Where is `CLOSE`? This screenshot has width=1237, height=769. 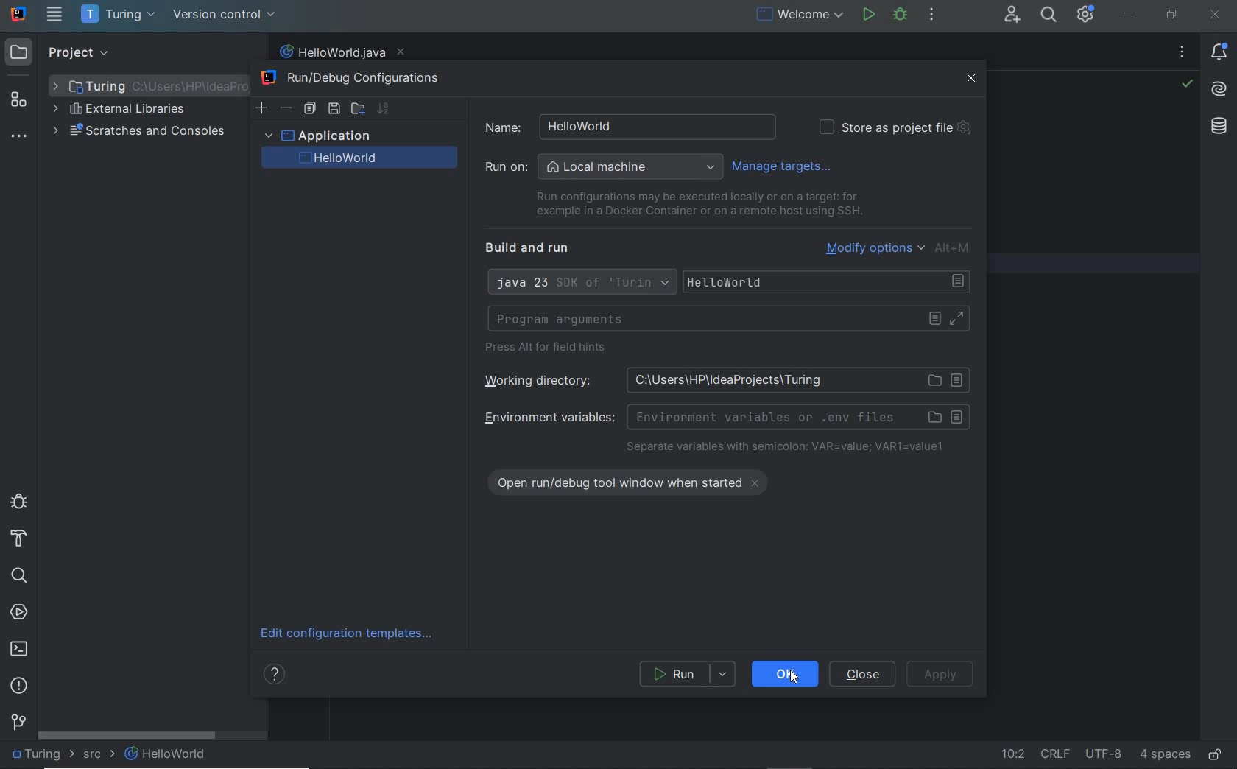
CLOSE is located at coordinates (972, 79).